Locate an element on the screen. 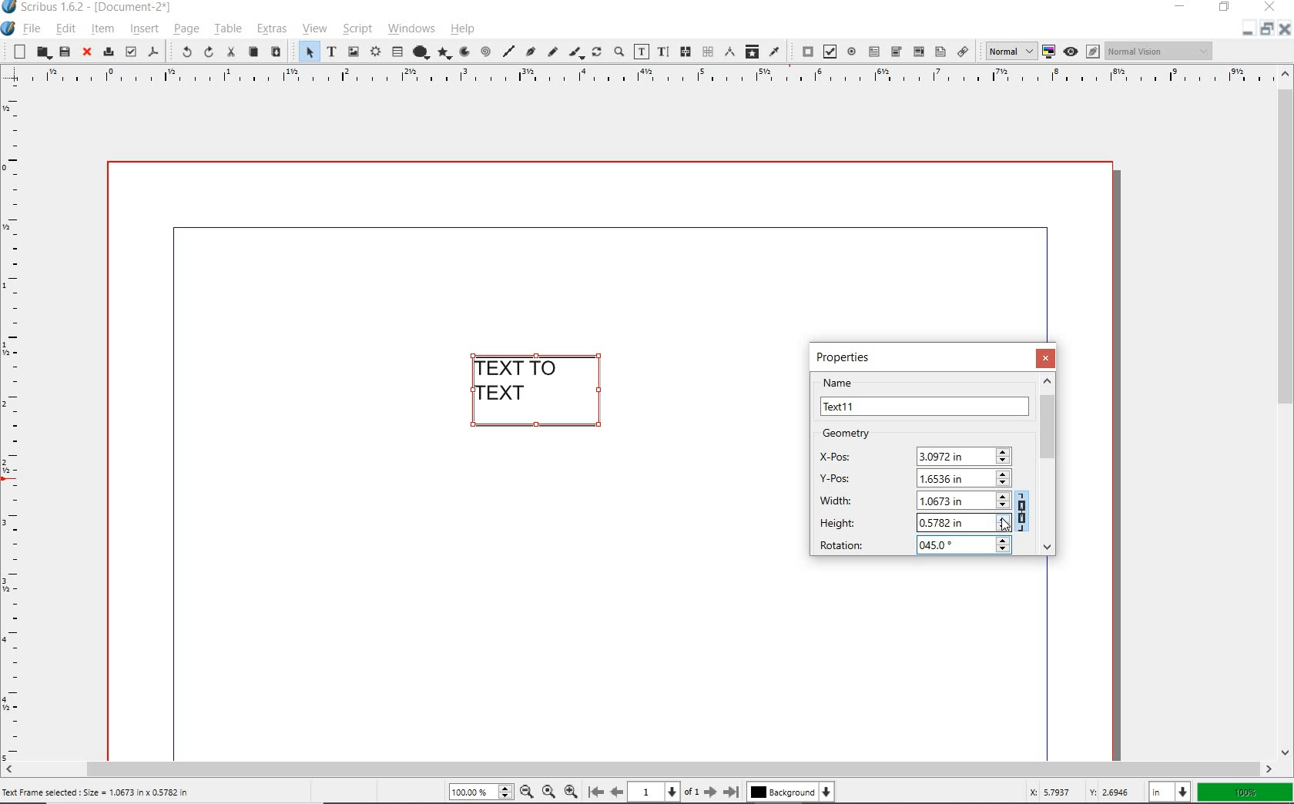  CURSOR is located at coordinates (1007, 527).